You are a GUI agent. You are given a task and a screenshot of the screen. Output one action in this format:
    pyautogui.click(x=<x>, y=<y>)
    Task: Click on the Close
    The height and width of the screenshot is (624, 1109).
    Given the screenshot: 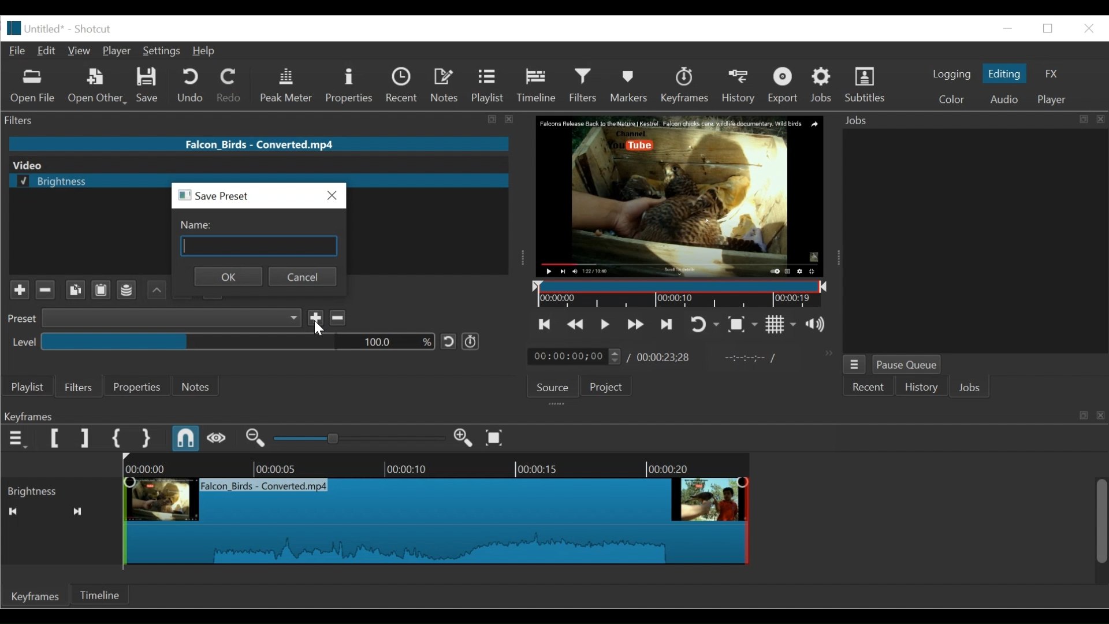 What is the action you would take?
    pyautogui.click(x=1089, y=29)
    